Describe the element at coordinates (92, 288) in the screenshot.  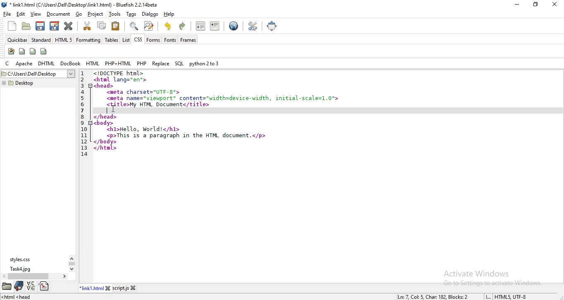
I see `link1` at that location.